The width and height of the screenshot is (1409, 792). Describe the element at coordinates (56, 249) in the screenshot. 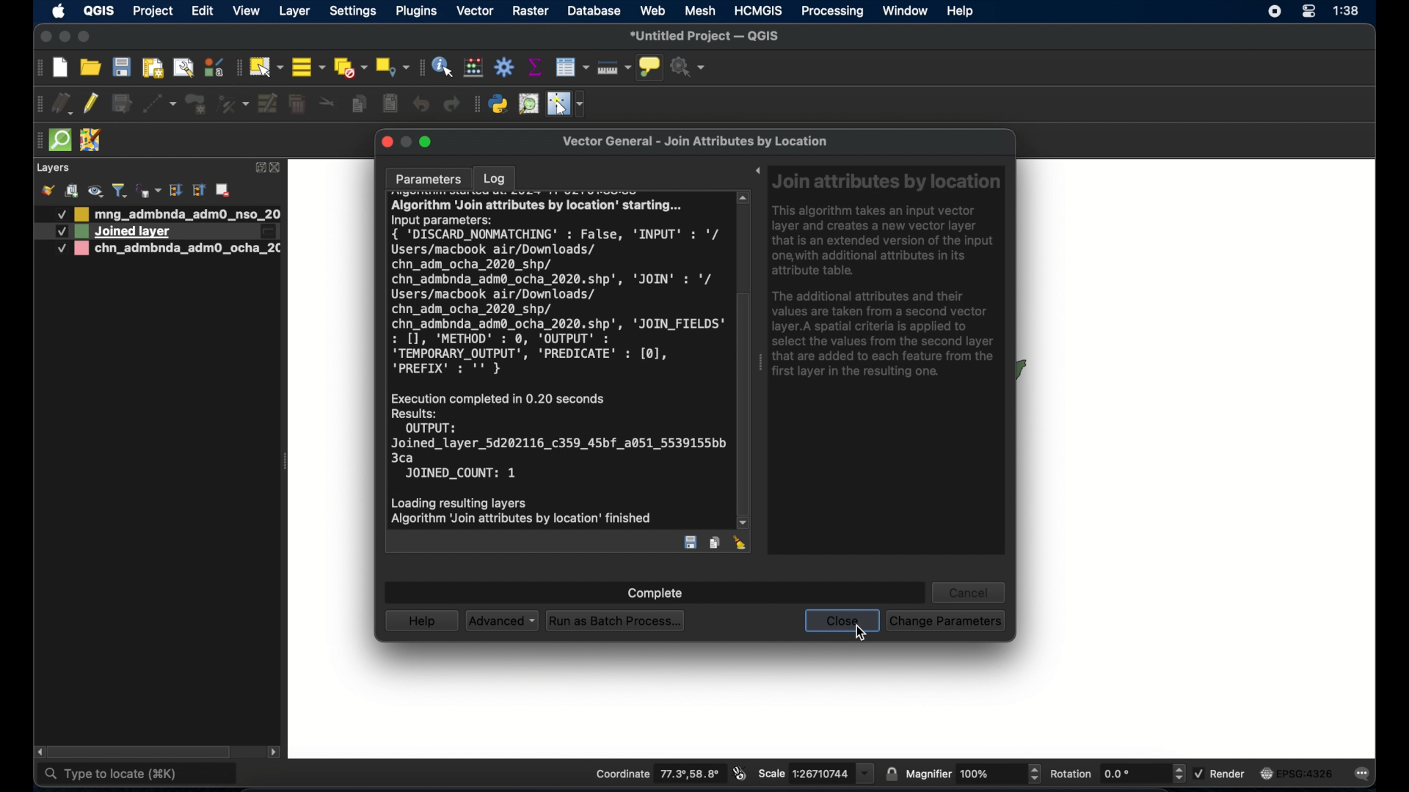

I see `Checkbox` at that location.